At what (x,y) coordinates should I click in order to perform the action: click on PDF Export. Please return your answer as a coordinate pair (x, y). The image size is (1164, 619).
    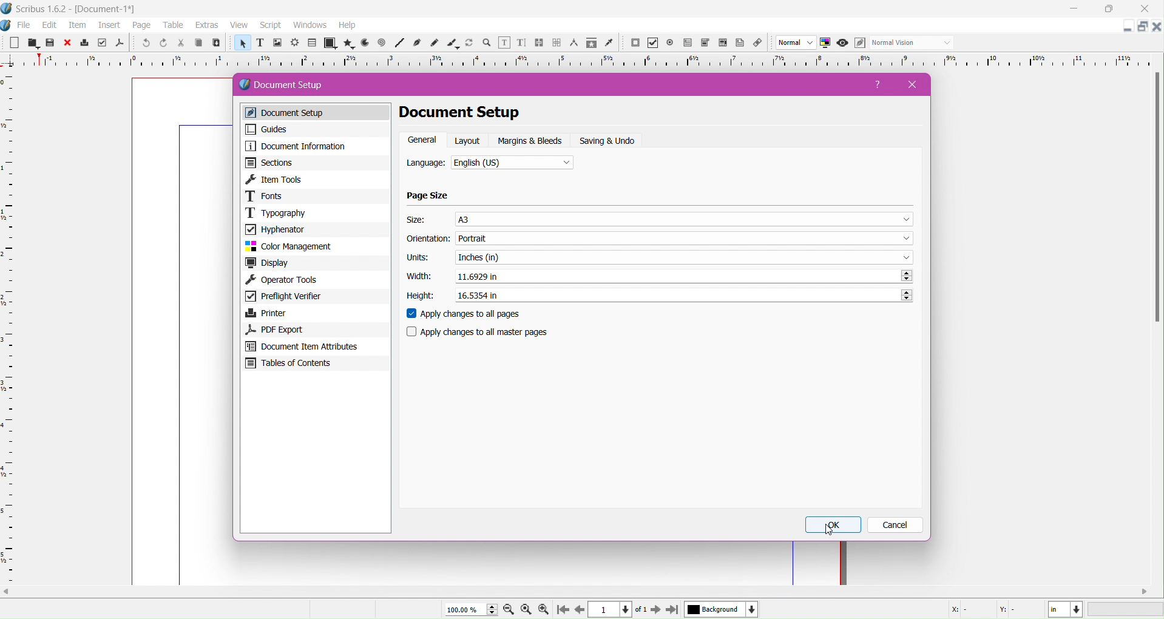
    Looking at the image, I should click on (313, 330).